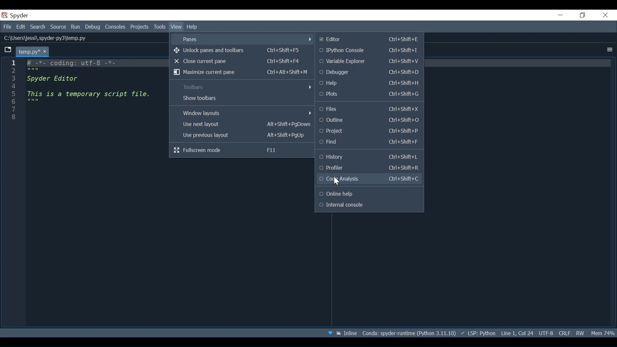 This screenshot has height=347, width=617. What do you see at coordinates (242, 99) in the screenshot?
I see `Show Toolbars` at bounding box center [242, 99].